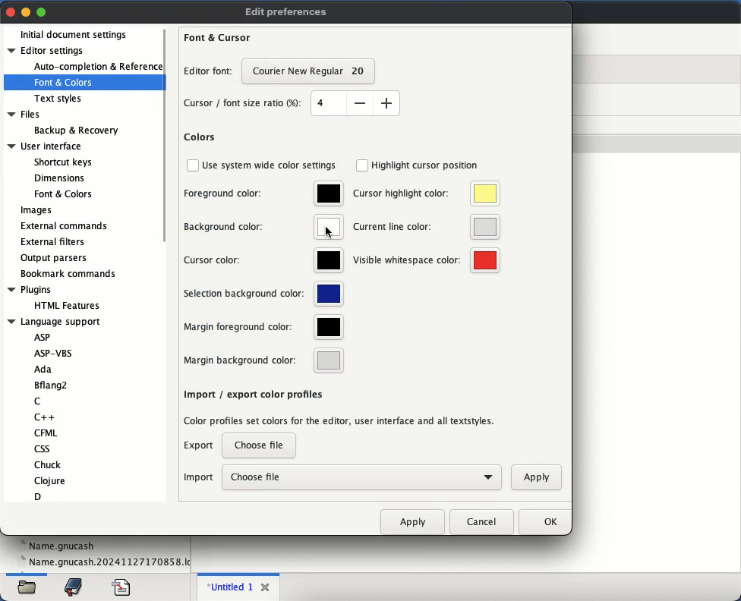 Image resolution: width=741 pixels, height=601 pixels. I want to click on choose file, so click(362, 477).